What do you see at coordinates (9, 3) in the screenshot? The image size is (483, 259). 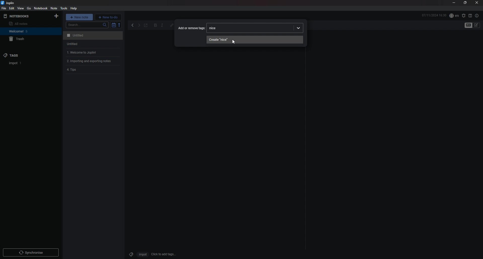 I see `joplin` at bounding box center [9, 3].